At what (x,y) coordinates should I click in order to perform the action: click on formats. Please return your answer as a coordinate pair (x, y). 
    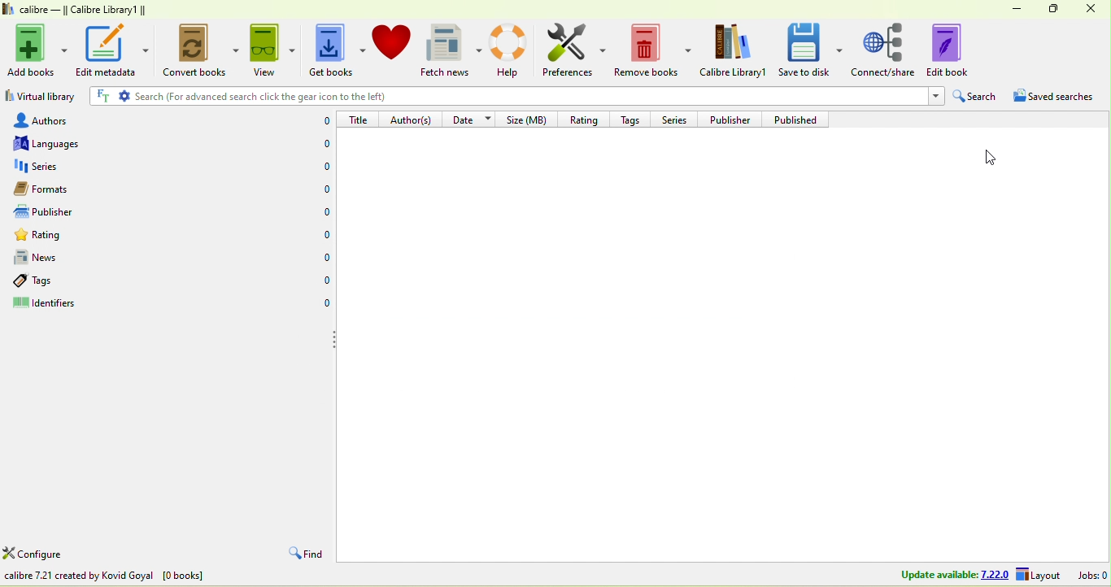
    Looking at the image, I should click on (61, 189).